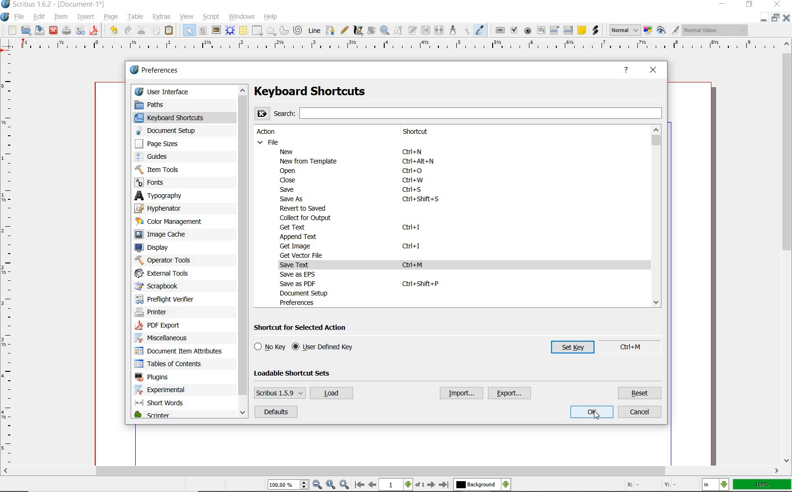 Image resolution: width=792 pixels, height=492 pixels. What do you see at coordinates (294, 227) in the screenshot?
I see `get text` at bounding box center [294, 227].